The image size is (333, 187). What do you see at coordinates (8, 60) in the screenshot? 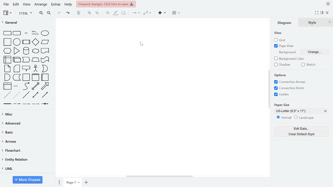
I see `internal storage` at bounding box center [8, 60].